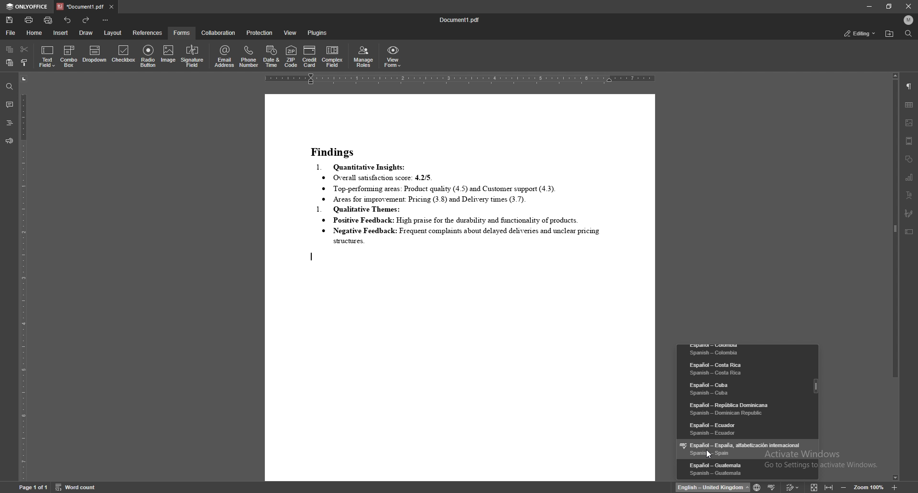  What do you see at coordinates (908, 19) in the screenshot?
I see `profile` at bounding box center [908, 19].